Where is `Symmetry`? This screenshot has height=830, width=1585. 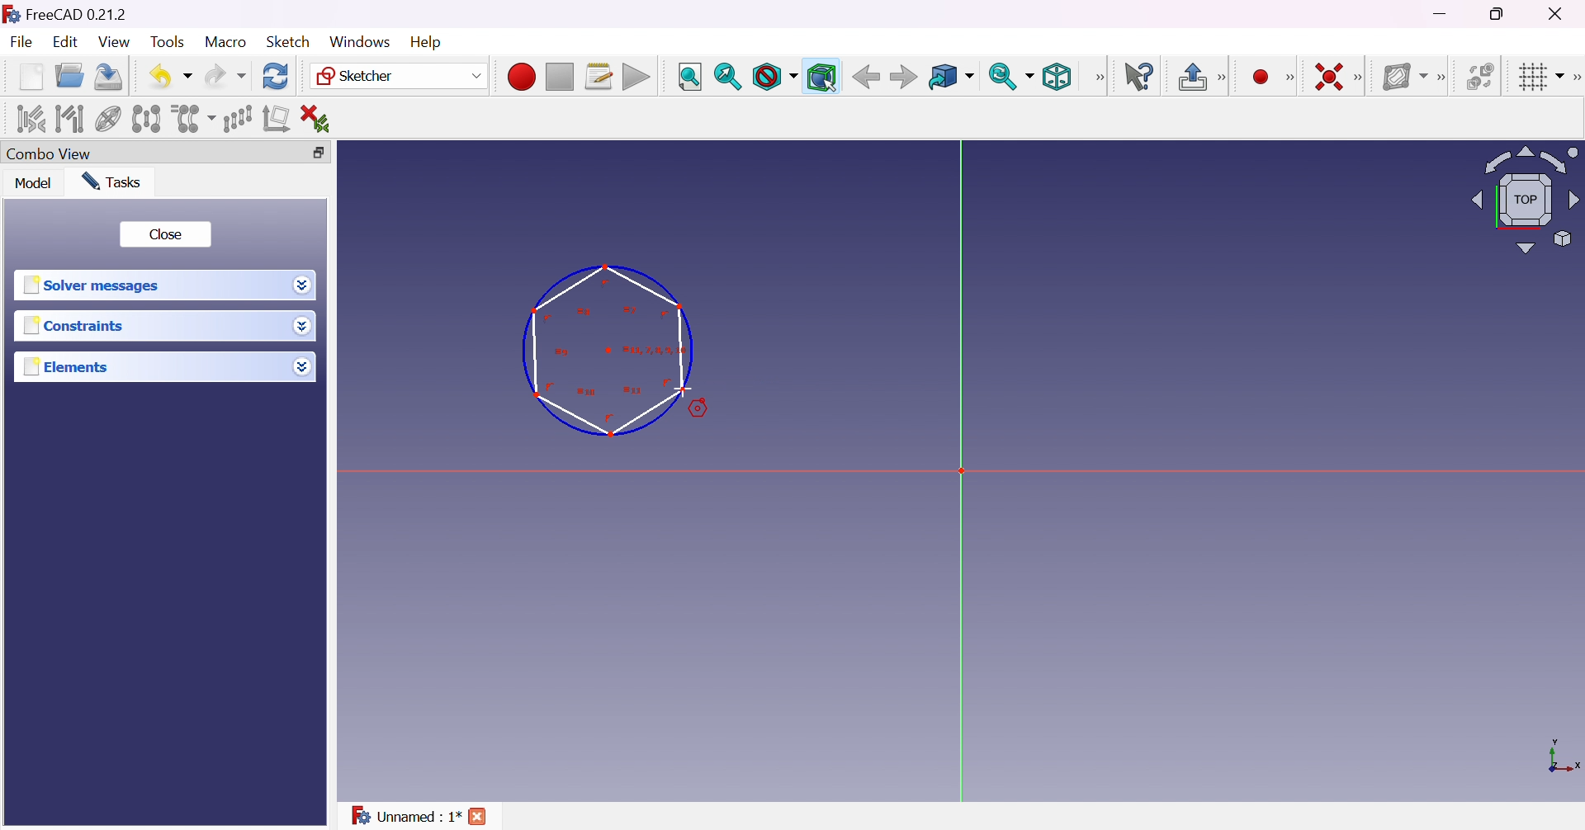
Symmetry is located at coordinates (147, 119).